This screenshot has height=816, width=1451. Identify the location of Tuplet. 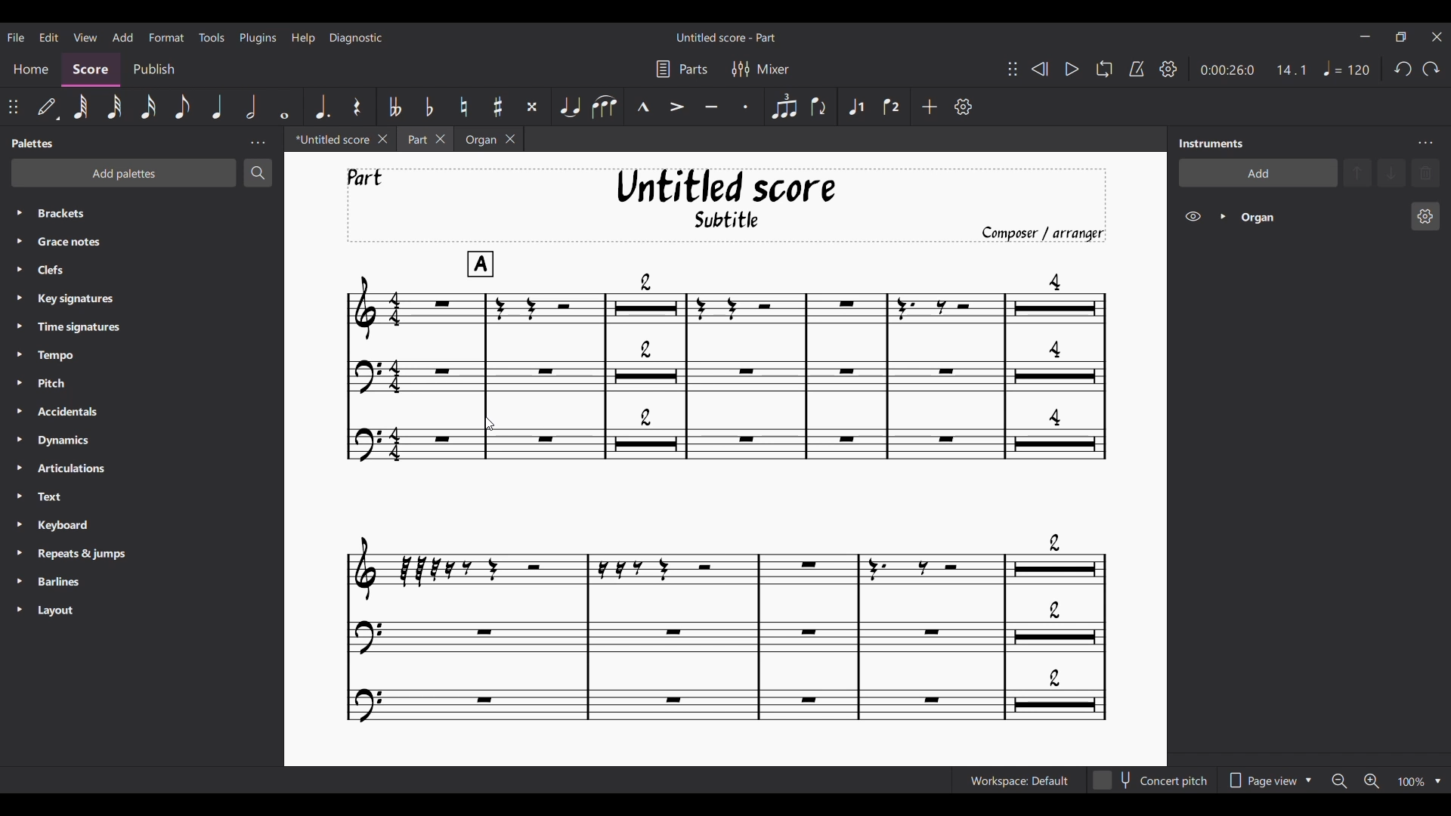
(783, 107).